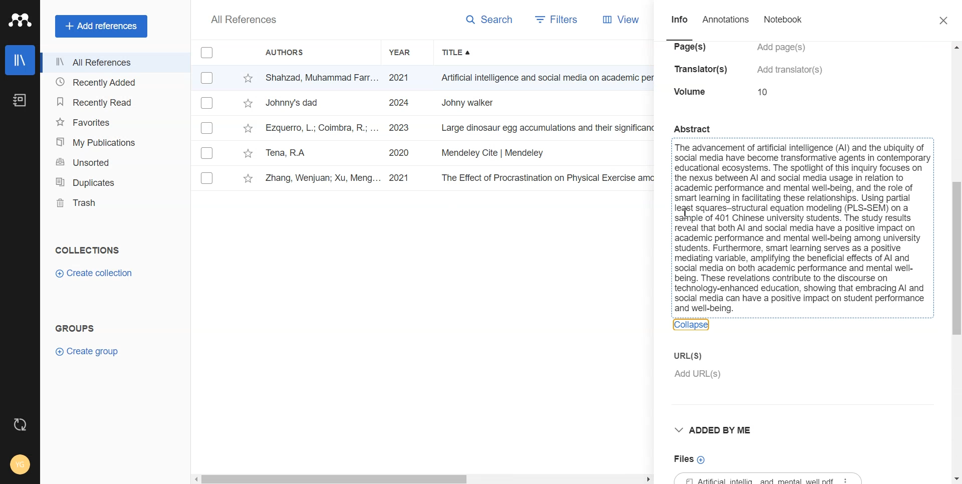 The image size is (962, 484). What do you see at coordinates (730, 19) in the screenshot?
I see `Annotations` at bounding box center [730, 19].